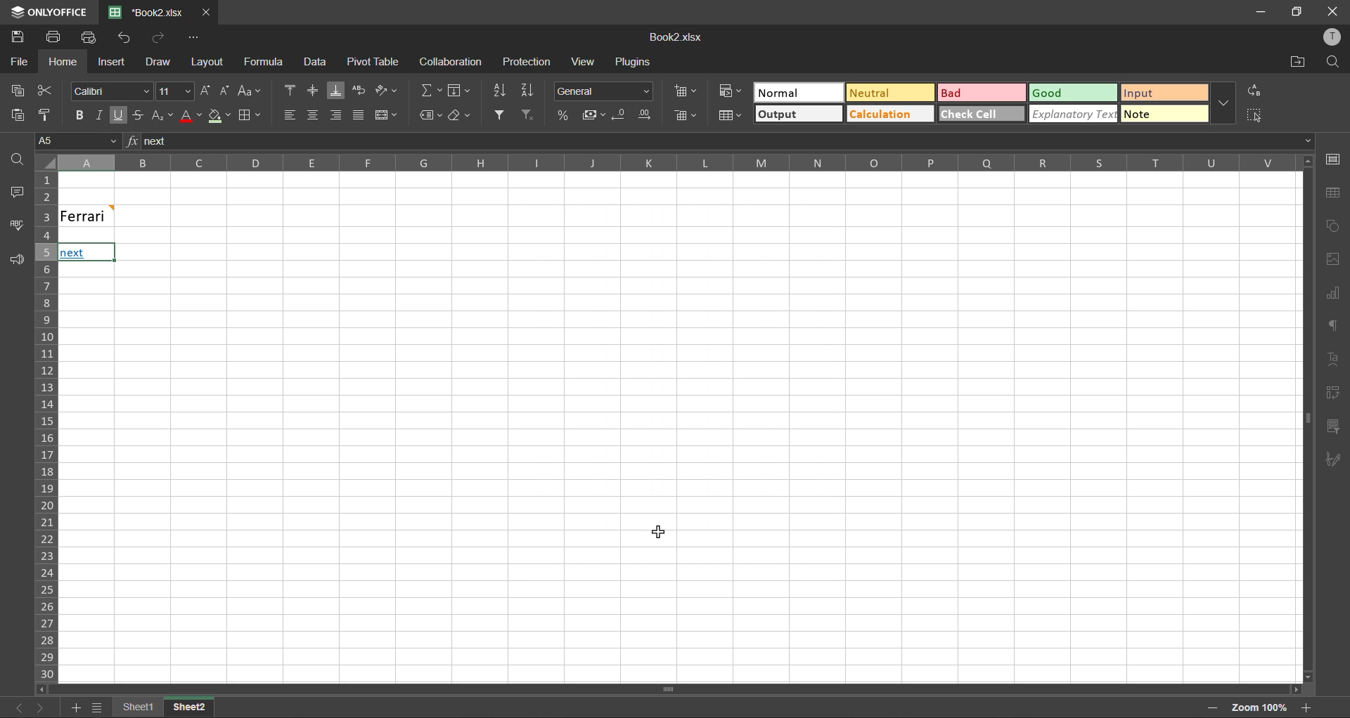 This screenshot has width=1350, height=718. What do you see at coordinates (78, 115) in the screenshot?
I see `bold` at bounding box center [78, 115].